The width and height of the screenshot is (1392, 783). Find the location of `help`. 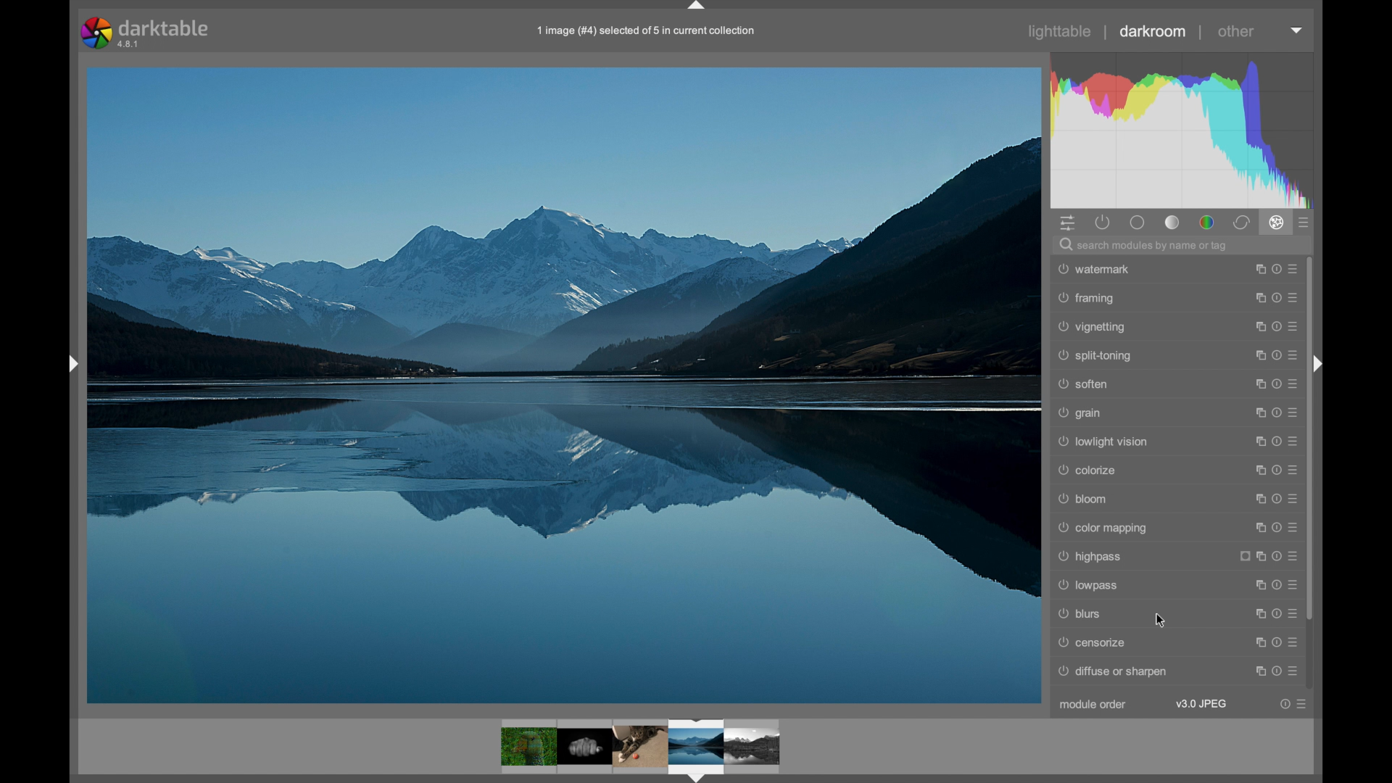

help is located at coordinates (1275, 298).